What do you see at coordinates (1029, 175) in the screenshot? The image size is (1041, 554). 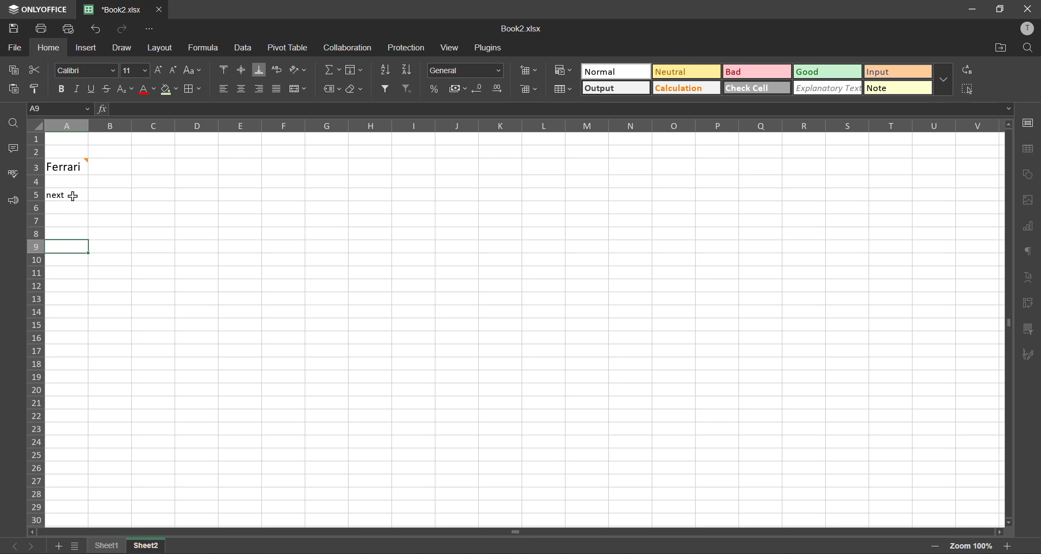 I see `shapes` at bounding box center [1029, 175].